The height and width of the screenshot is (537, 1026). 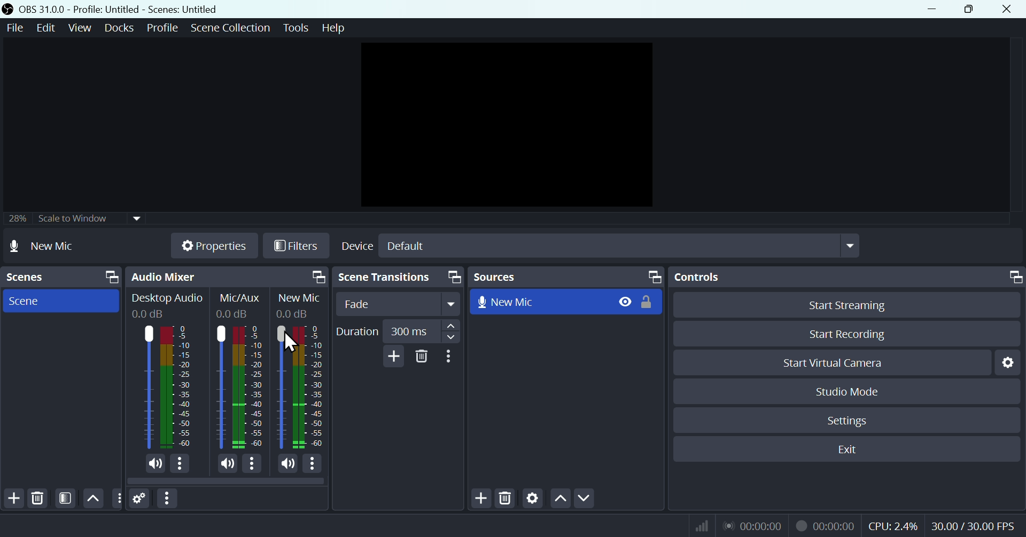 What do you see at coordinates (55, 246) in the screenshot?
I see `No source selected` at bounding box center [55, 246].